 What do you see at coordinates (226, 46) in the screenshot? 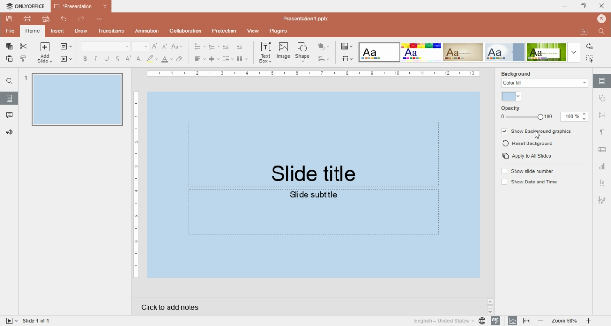
I see `decrease indent` at bounding box center [226, 46].